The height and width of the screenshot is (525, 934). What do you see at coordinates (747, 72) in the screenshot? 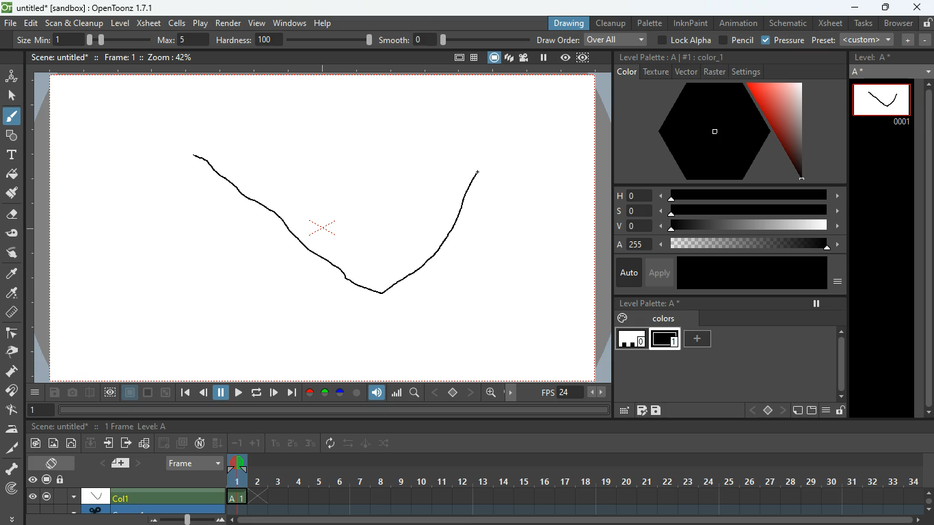
I see `Settings` at bounding box center [747, 72].